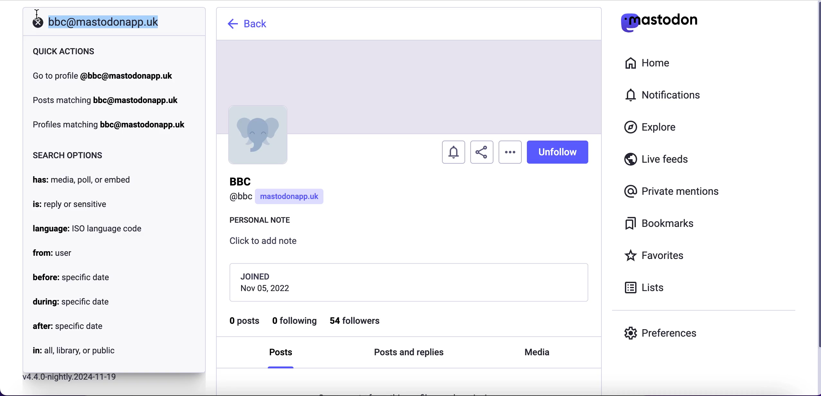 This screenshot has height=396, width=821. What do you see at coordinates (245, 323) in the screenshot?
I see `0 posts` at bounding box center [245, 323].